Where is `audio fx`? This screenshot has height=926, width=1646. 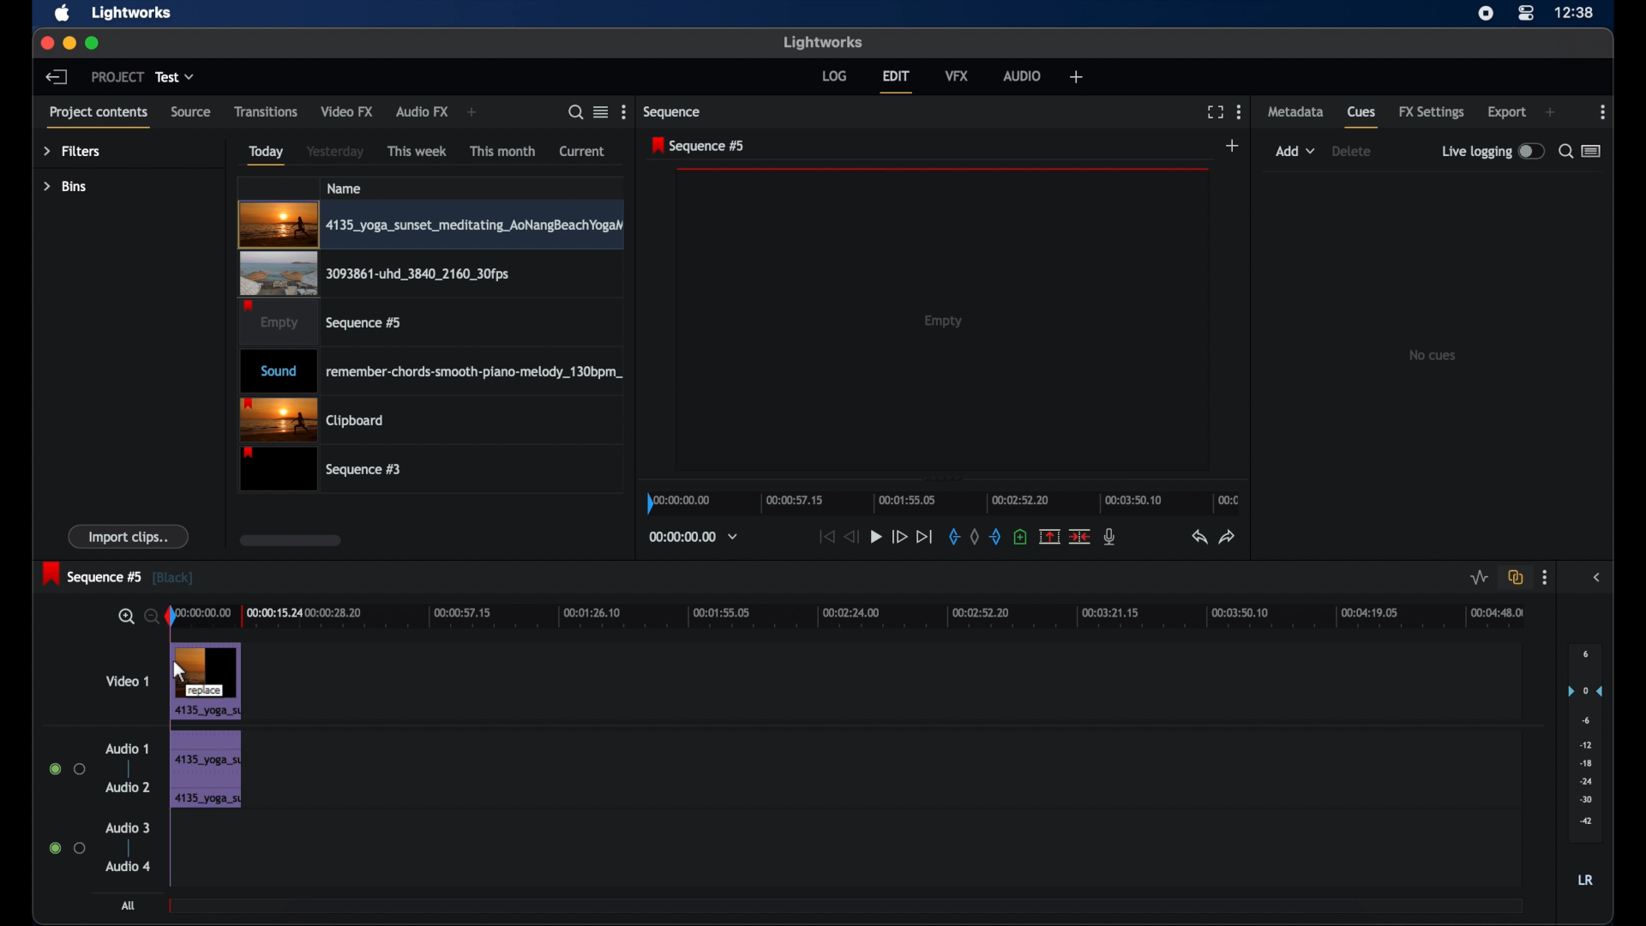 audio fx is located at coordinates (423, 112).